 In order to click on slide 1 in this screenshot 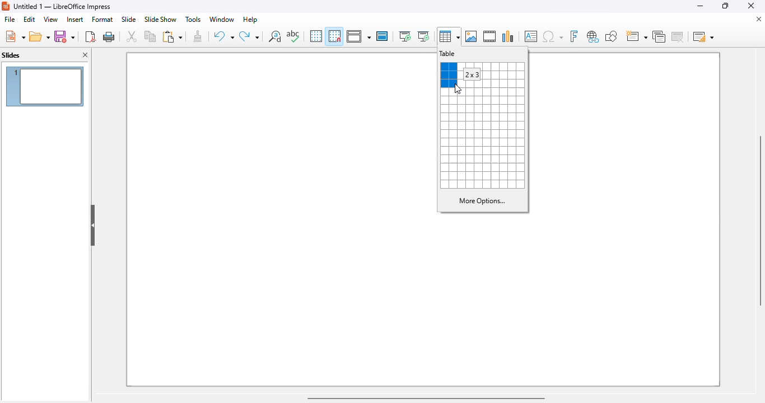, I will do `click(423, 302)`.